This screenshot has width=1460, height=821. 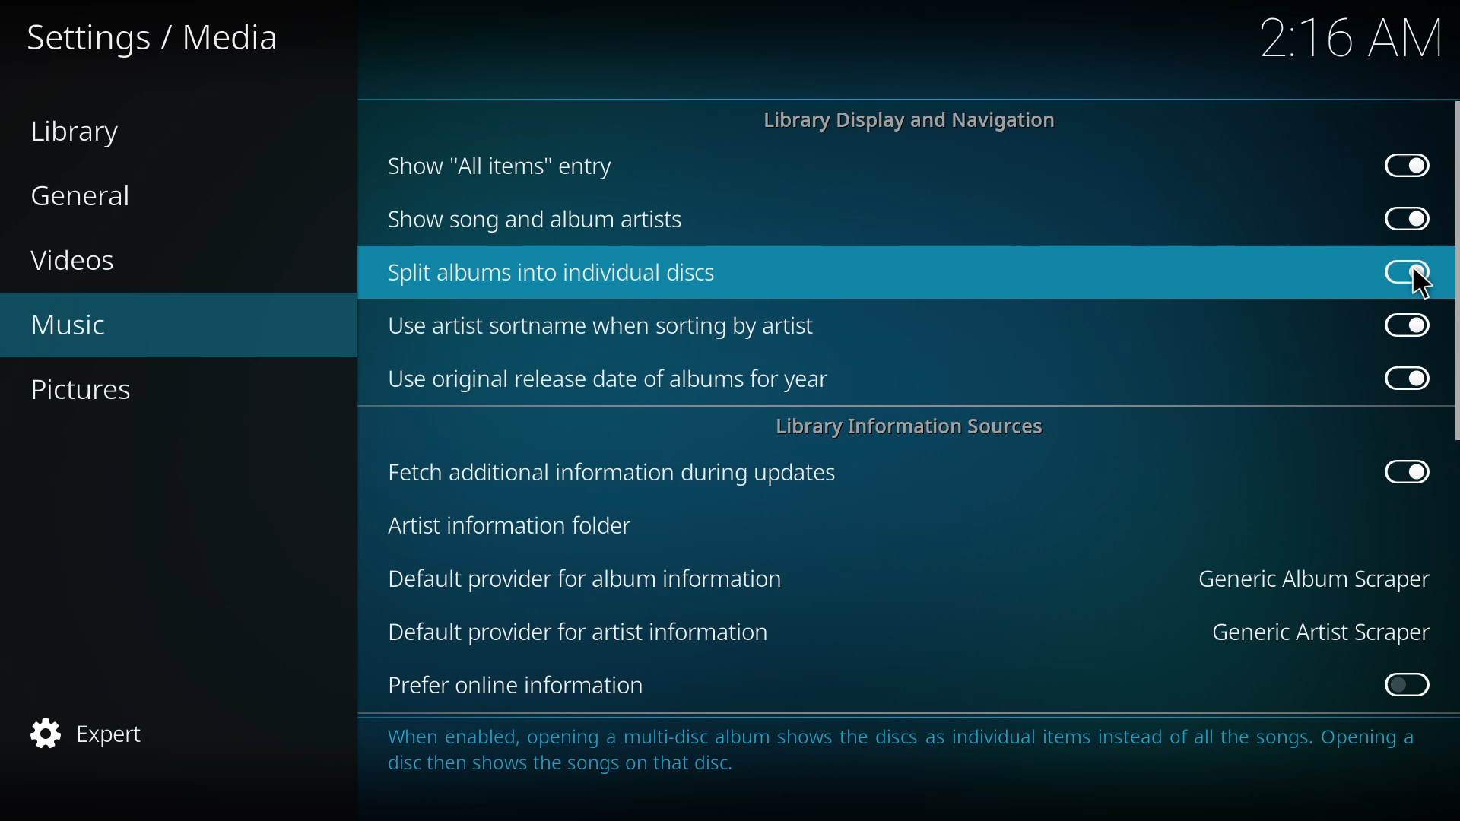 I want to click on use original release date of albums, so click(x=609, y=378).